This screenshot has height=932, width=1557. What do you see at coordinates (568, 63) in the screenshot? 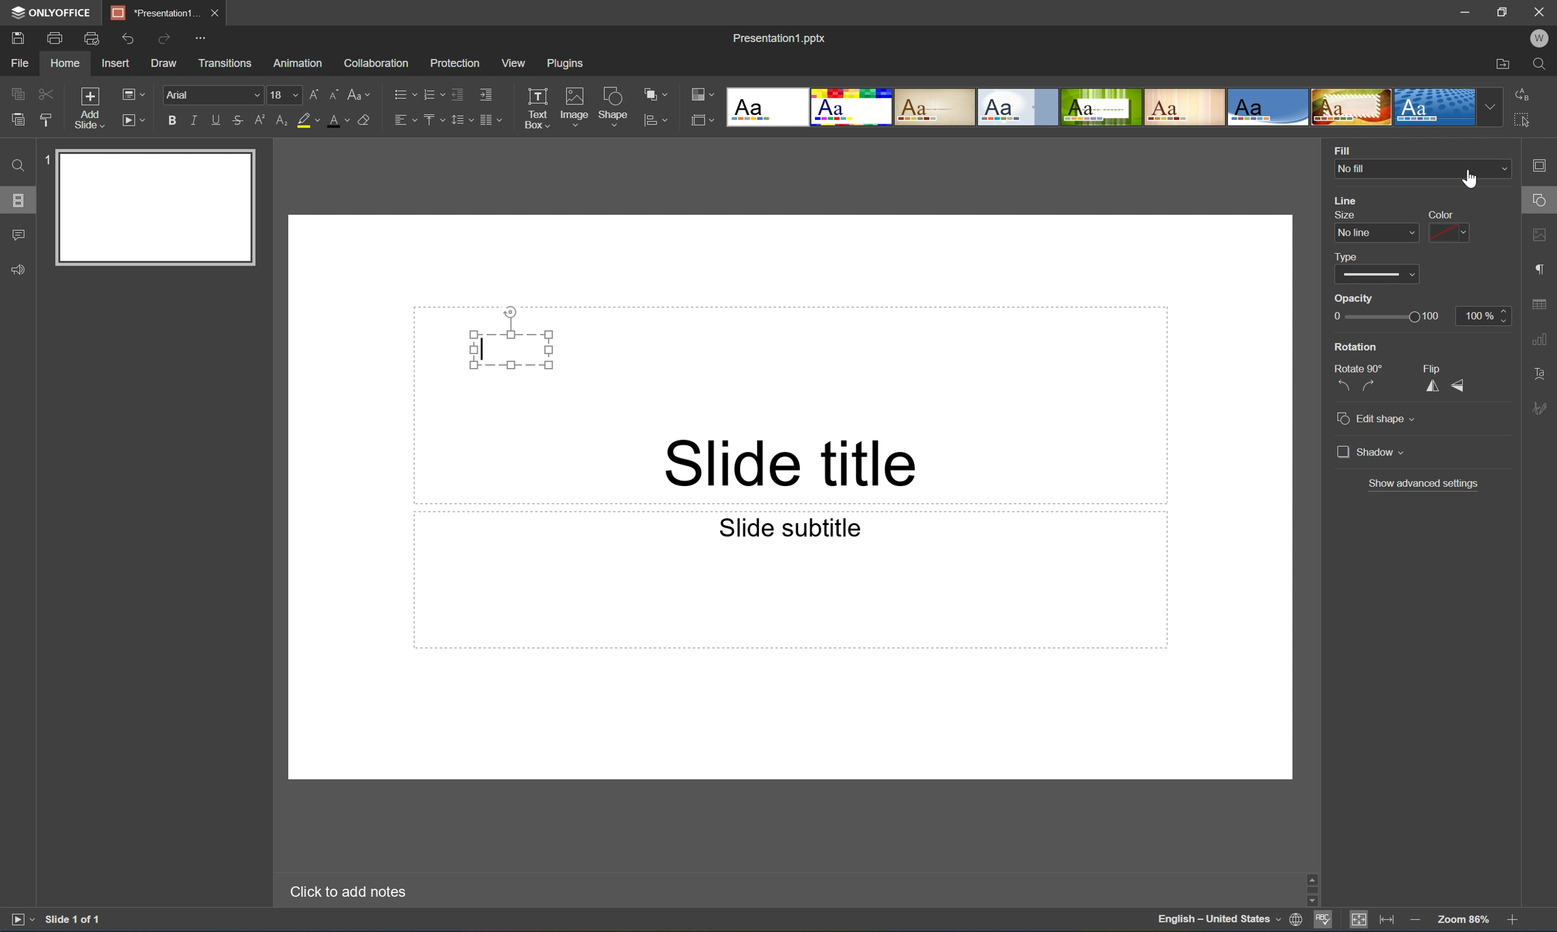
I see `Plugins` at bounding box center [568, 63].